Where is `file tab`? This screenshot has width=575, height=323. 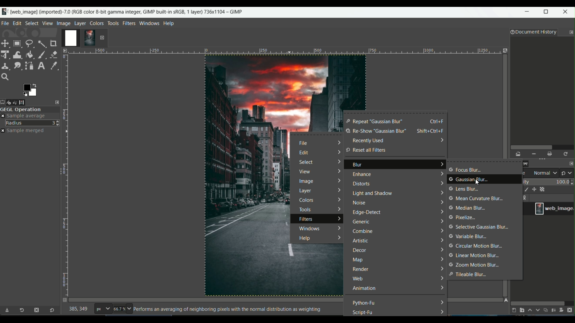 file tab is located at coordinates (5, 22).